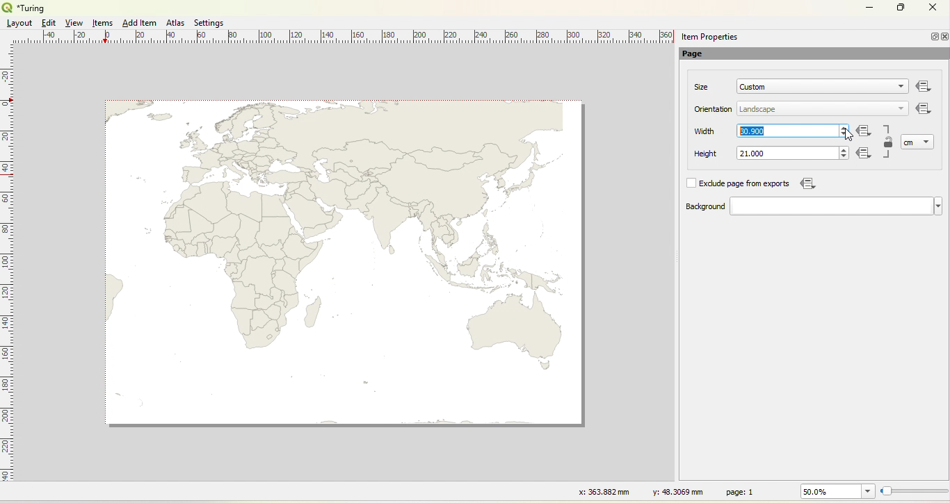  What do you see at coordinates (75, 23) in the screenshot?
I see `View` at bounding box center [75, 23].